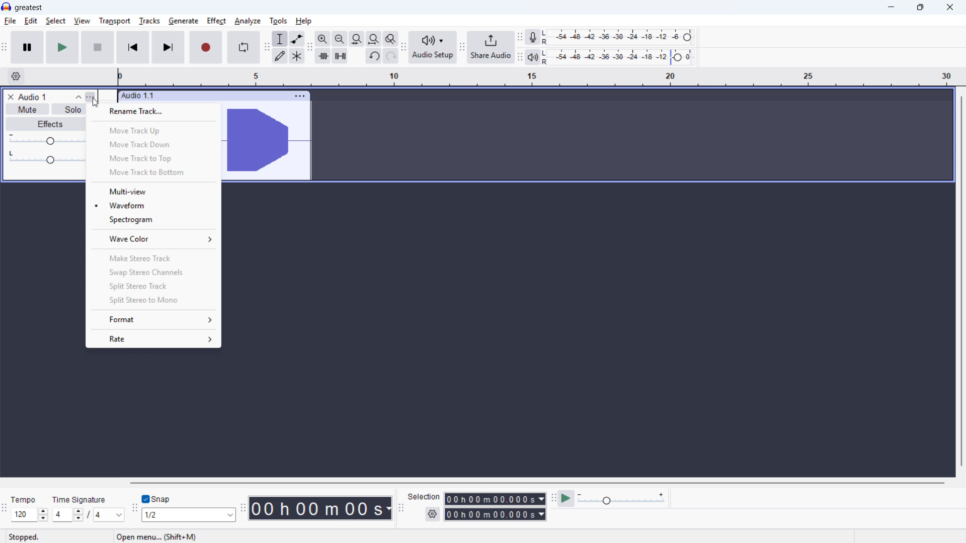  What do you see at coordinates (323, 56) in the screenshot?
I see `trim audio outside selection` at bounding box center [323, 56].